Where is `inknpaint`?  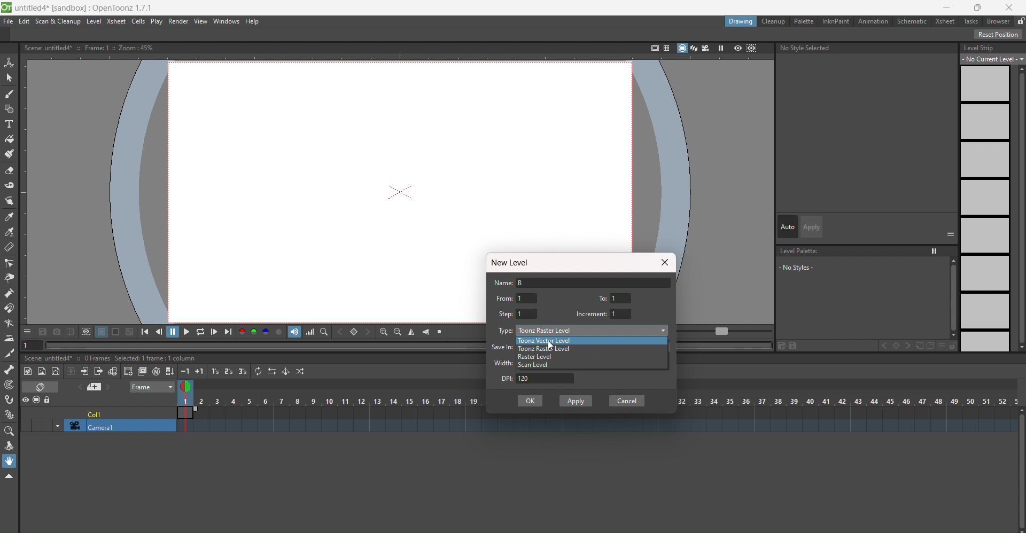
inknpaint is located at coordinates (835, 21).